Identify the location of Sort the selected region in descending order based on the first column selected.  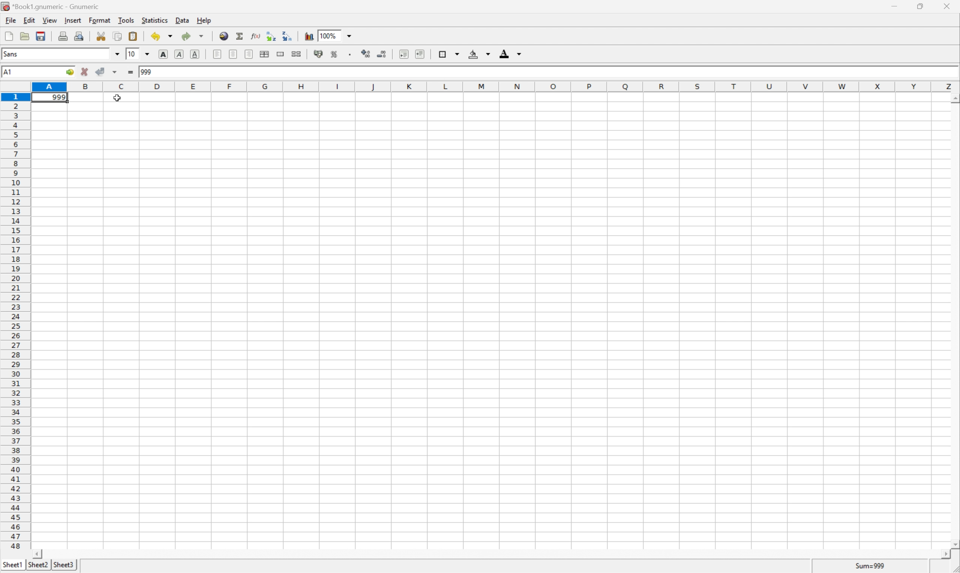
(286, 36).